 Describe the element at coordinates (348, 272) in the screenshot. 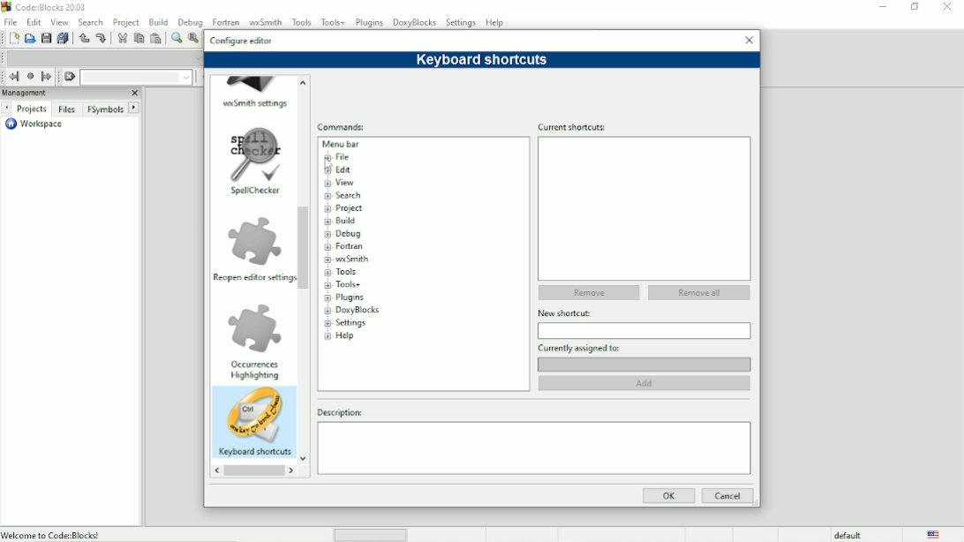

I see `Tools` at that location.